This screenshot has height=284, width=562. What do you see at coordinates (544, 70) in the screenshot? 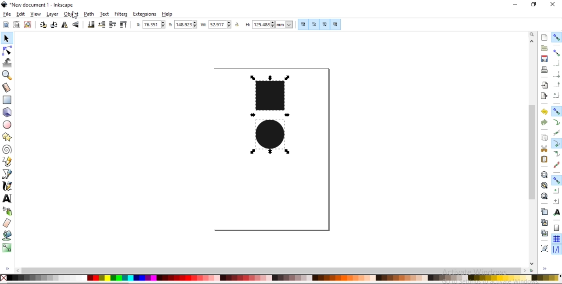
I see `print document` at bounding box center [544, 70].